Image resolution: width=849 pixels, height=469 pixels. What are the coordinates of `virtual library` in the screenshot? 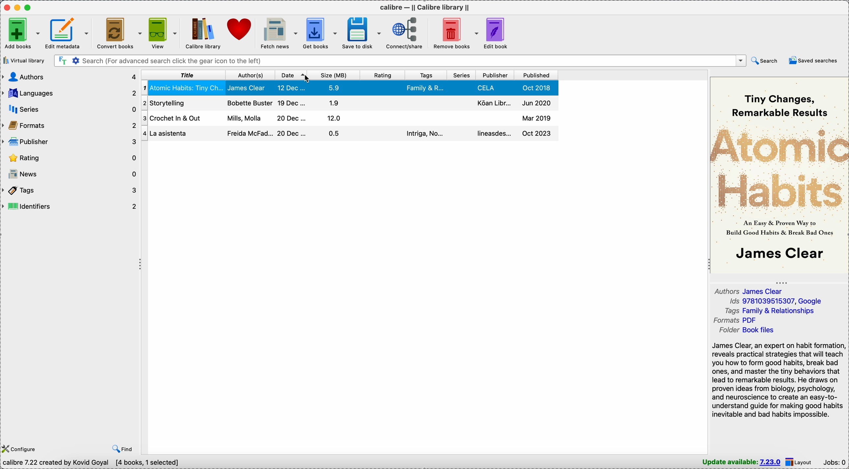 It's located at (24, 61).